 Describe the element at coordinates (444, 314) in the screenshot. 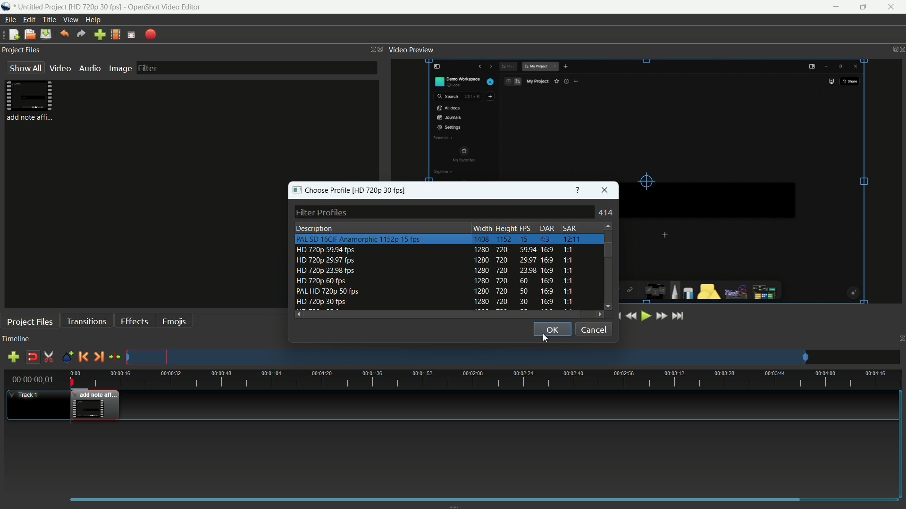

I see `scroll bar` at that location.